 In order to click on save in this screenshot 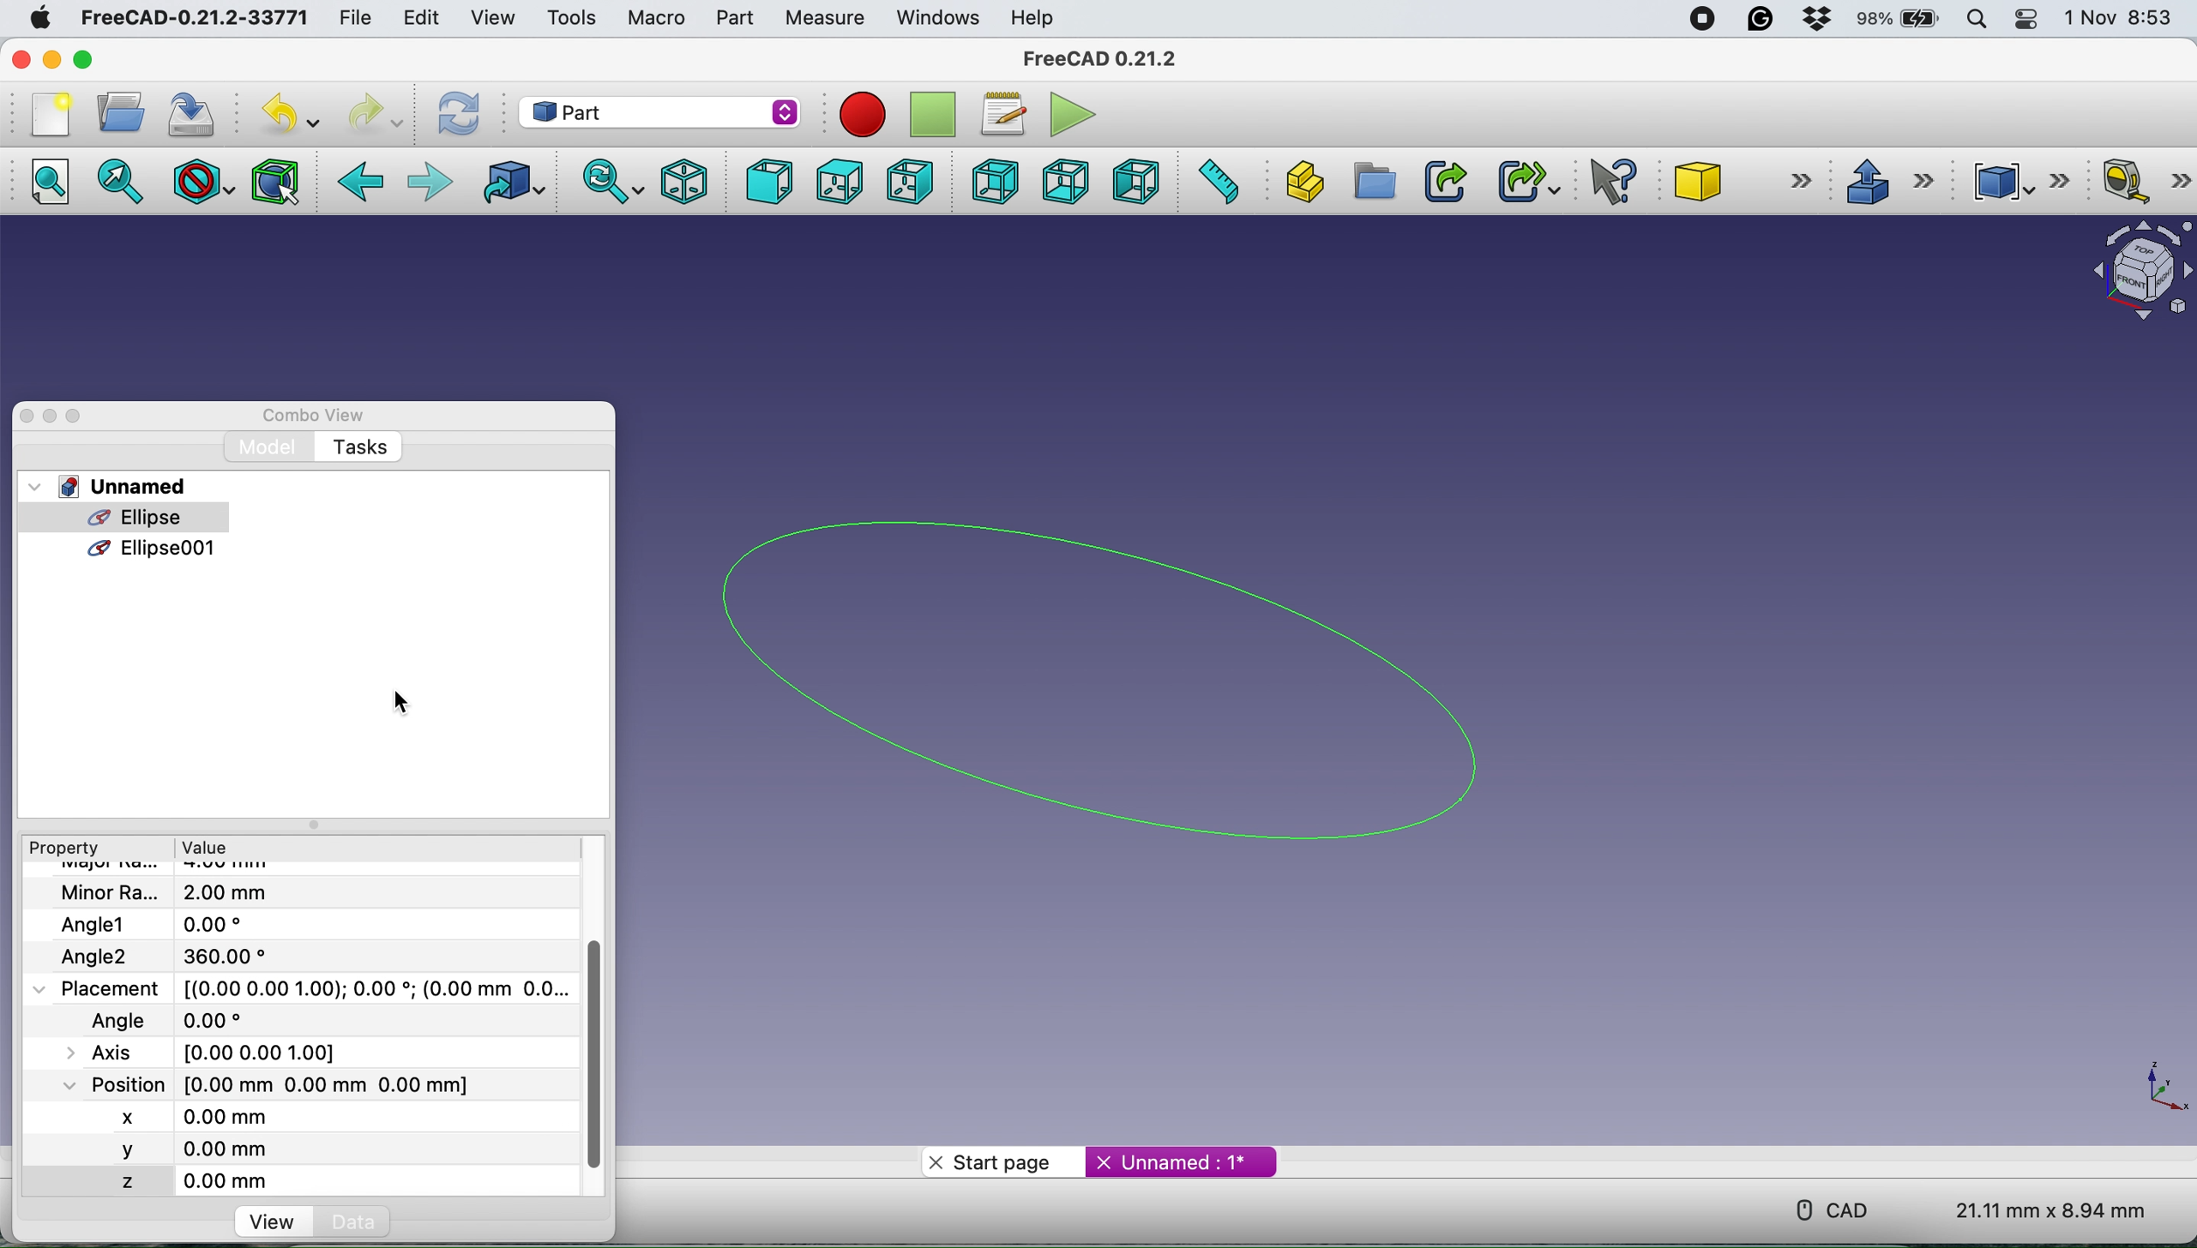, I will do `click(196, 112)`.